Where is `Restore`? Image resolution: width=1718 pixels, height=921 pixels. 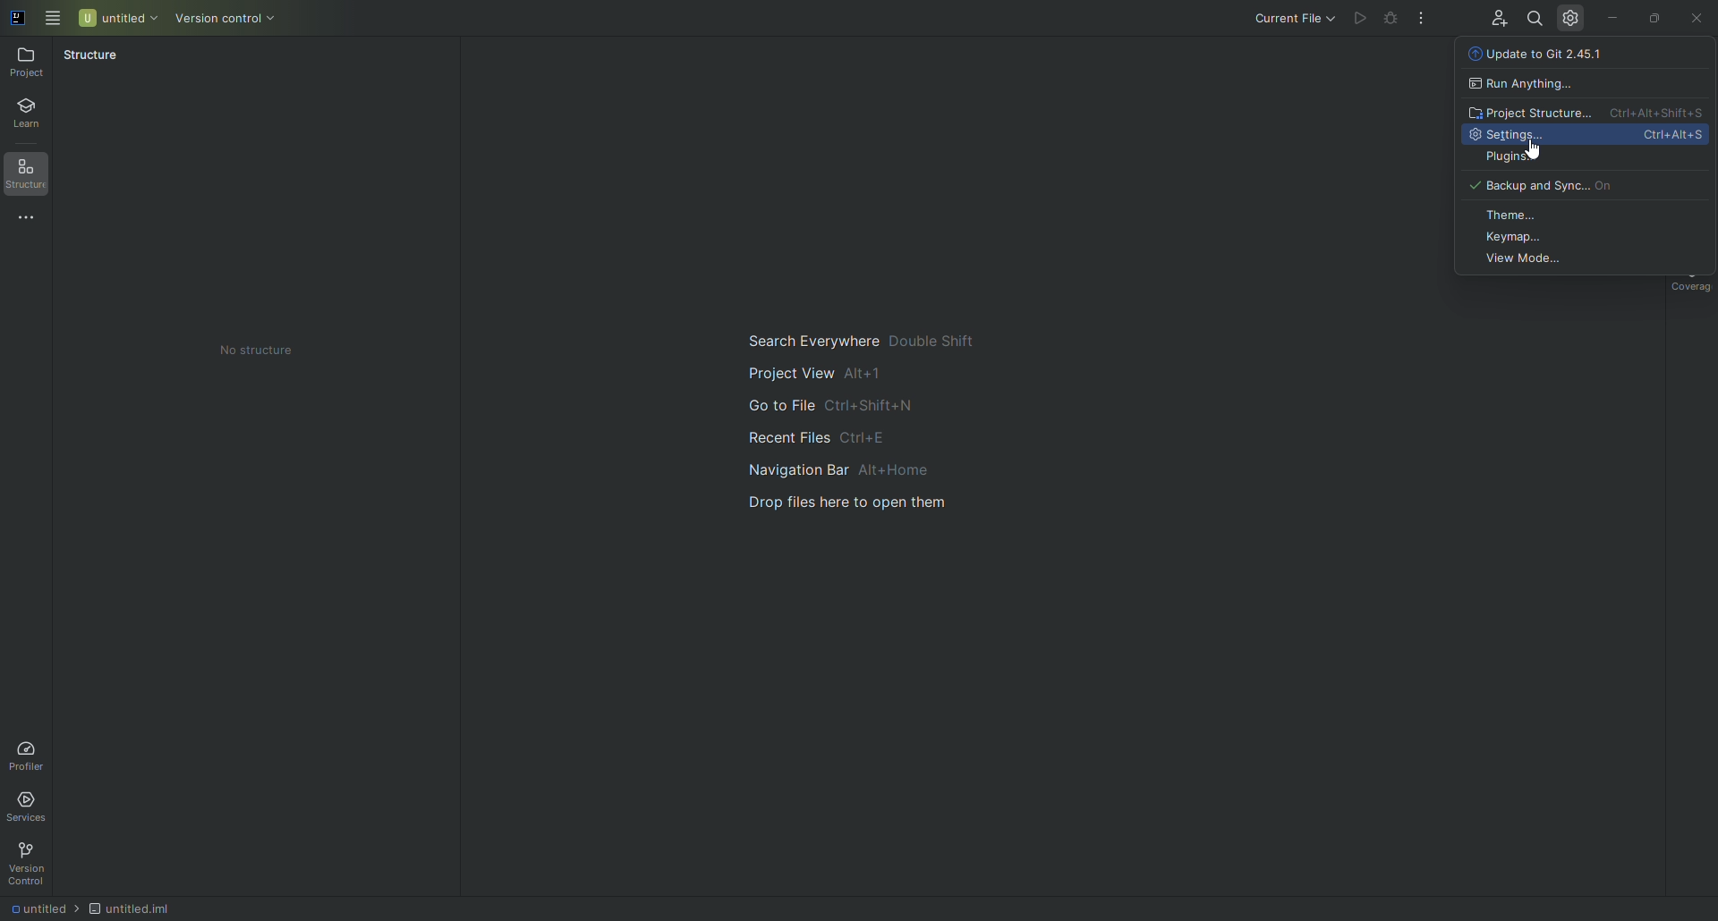 Restore is located at coordinates (1652, 16).